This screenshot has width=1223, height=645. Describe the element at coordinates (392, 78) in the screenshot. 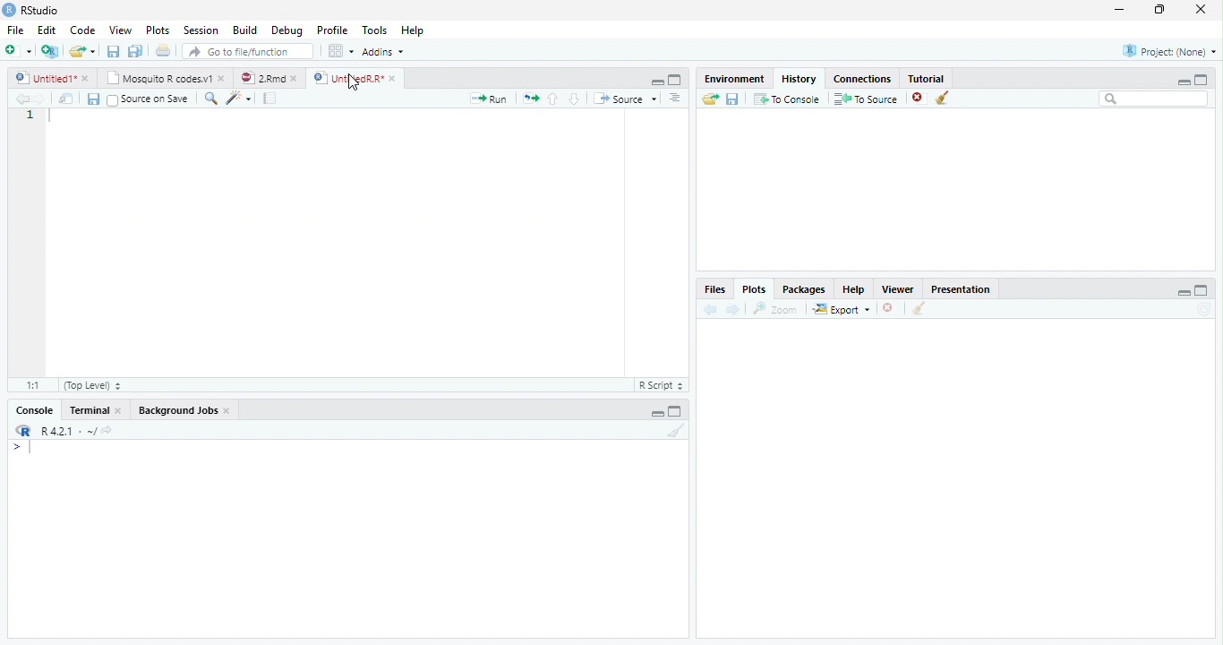

I see `close` at that location.